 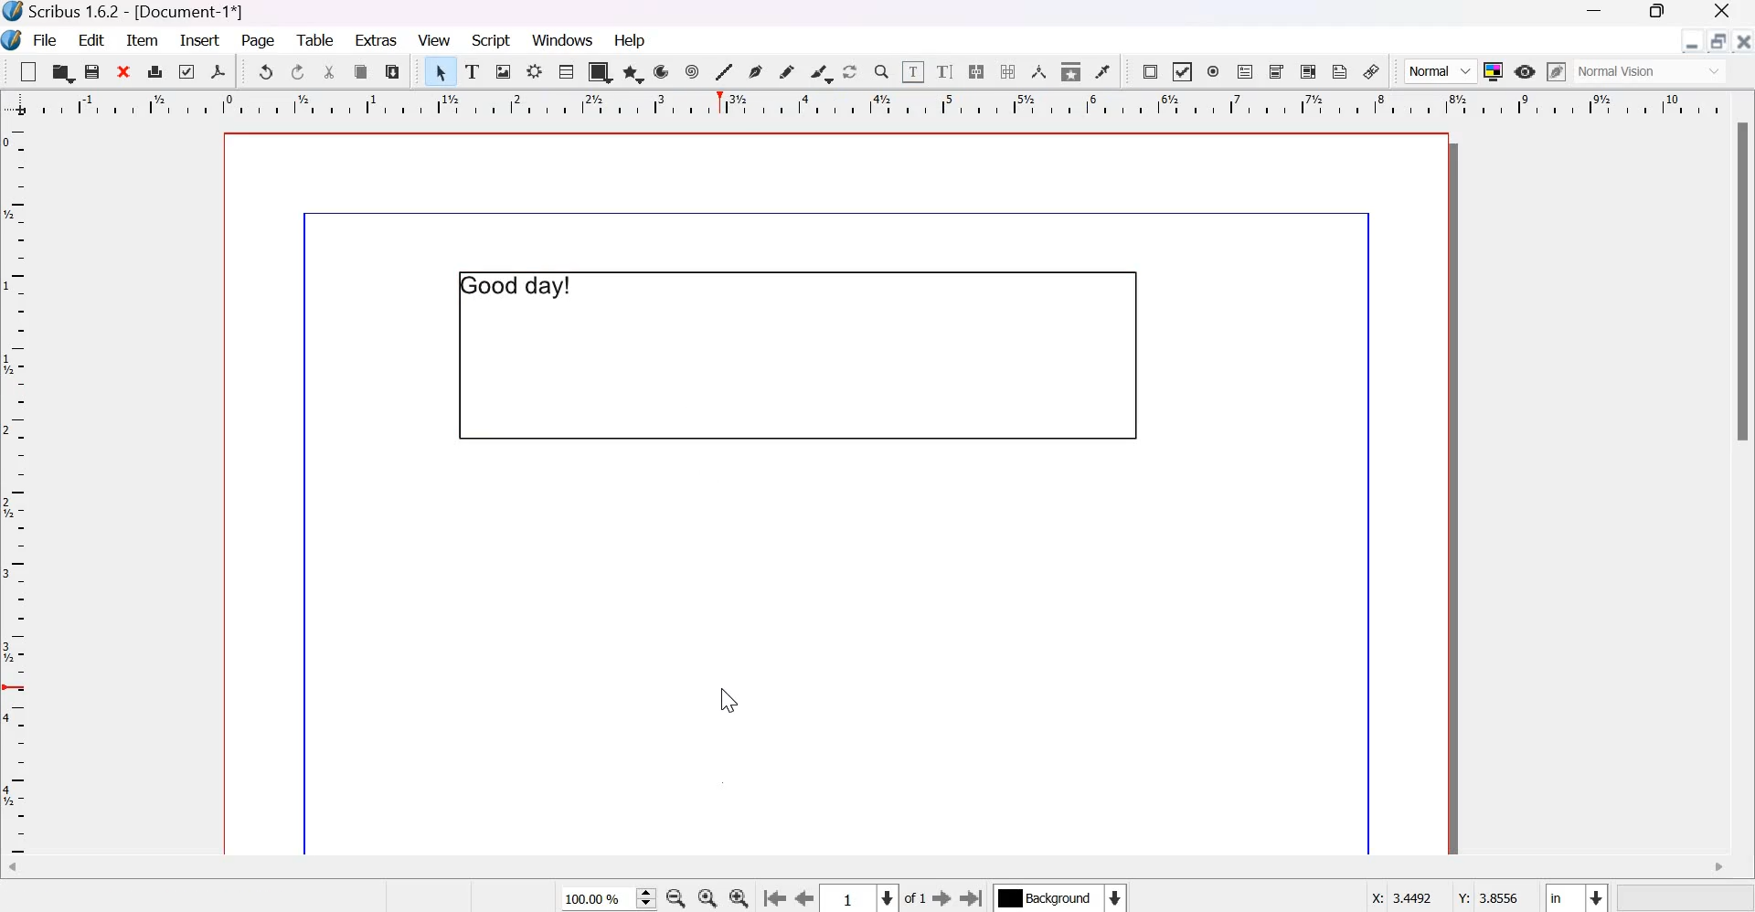 What do you see at coordinates (1278, 72) in the screenshot?
I see `PDF Combo Box` at bounding box center [1278, 72].